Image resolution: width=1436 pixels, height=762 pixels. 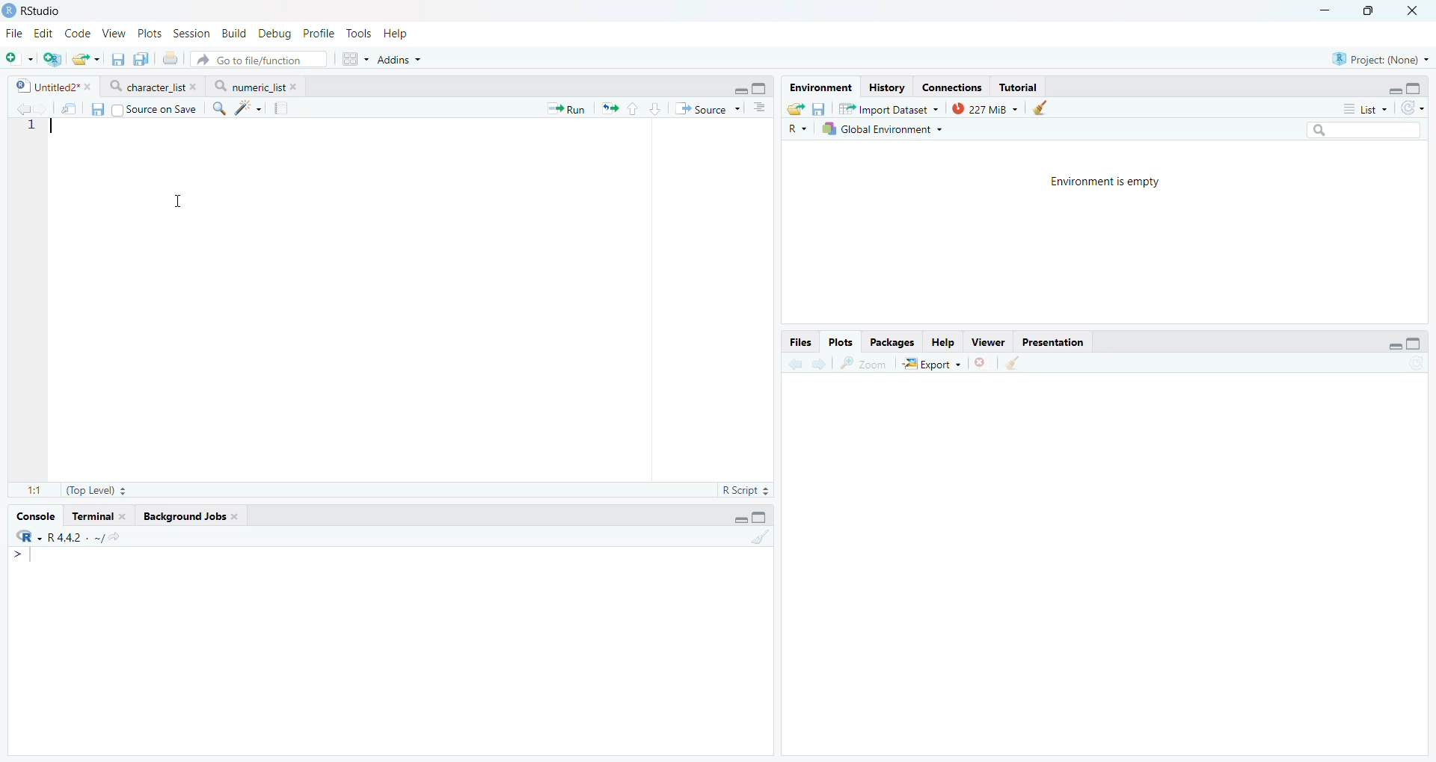 What do you see at coordinates (169, 59) in the screenshot?
I see `Print` at bounding box center [169, 59].